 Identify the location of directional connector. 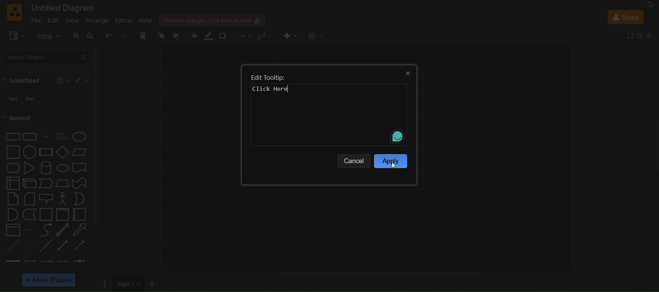
(80, 246).